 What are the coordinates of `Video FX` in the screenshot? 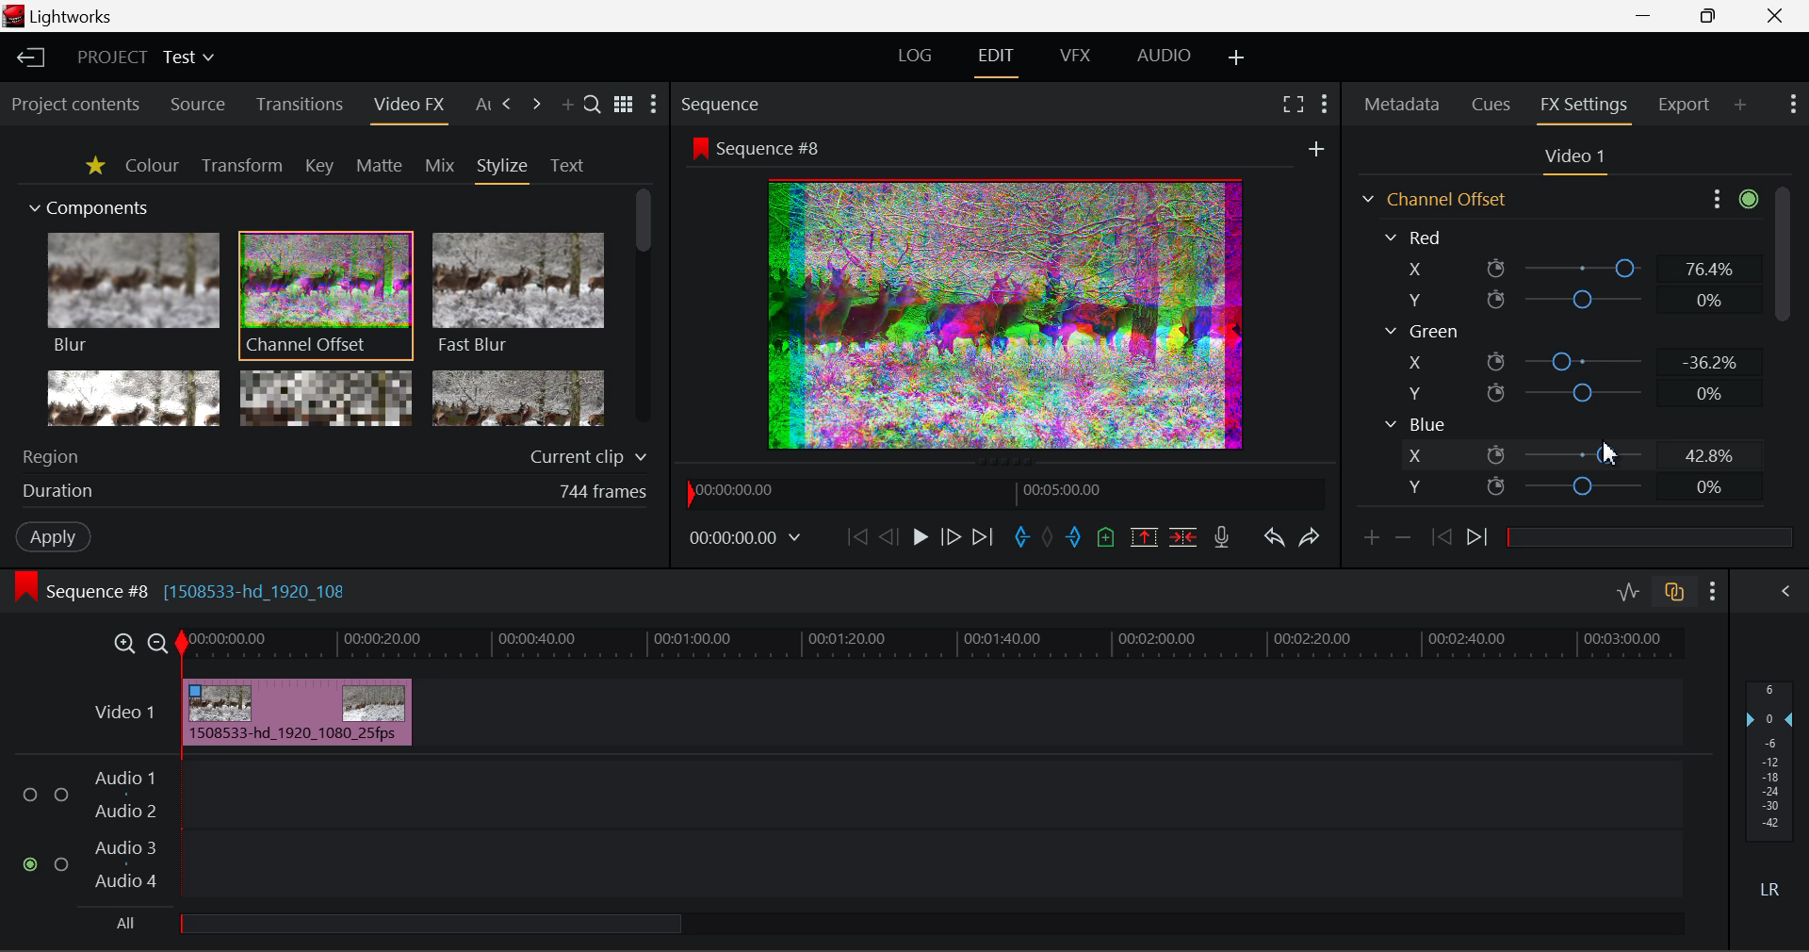 It's located at (408, 108).